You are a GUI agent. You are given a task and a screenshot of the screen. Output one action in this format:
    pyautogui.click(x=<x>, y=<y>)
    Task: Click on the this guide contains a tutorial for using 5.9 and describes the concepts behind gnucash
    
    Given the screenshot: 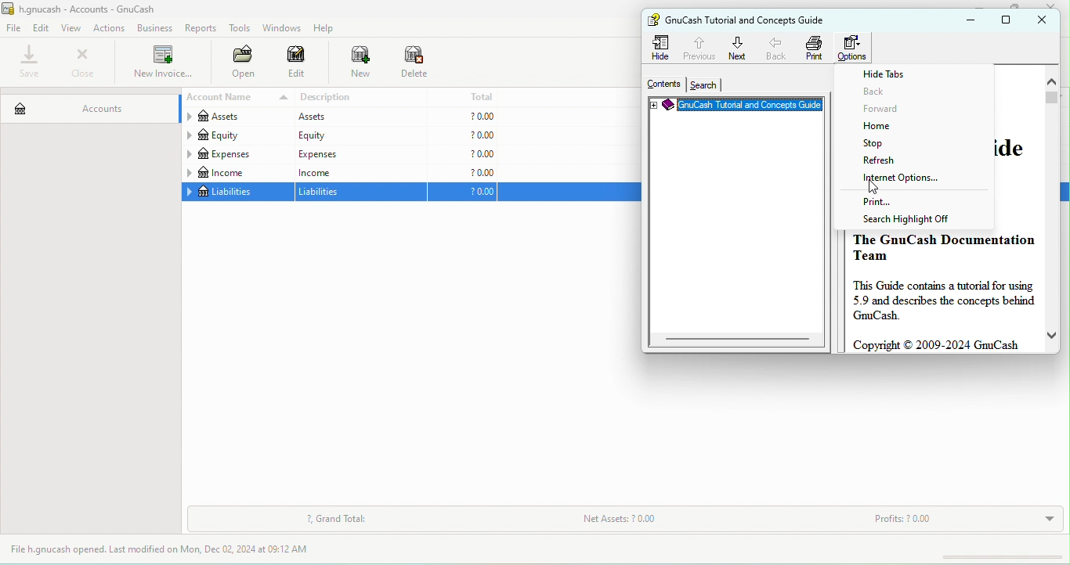 What is the action you would take?
    pyautogui.click(x=944, y=300)
    